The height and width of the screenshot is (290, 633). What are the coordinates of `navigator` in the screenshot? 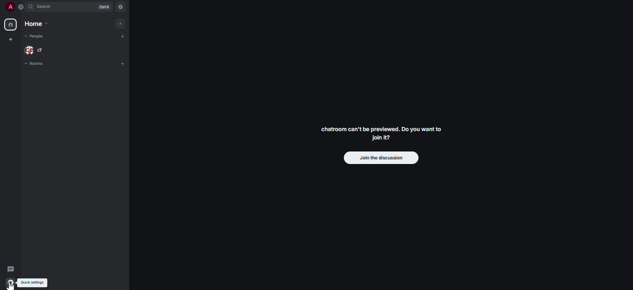 It's located at (121, 6).